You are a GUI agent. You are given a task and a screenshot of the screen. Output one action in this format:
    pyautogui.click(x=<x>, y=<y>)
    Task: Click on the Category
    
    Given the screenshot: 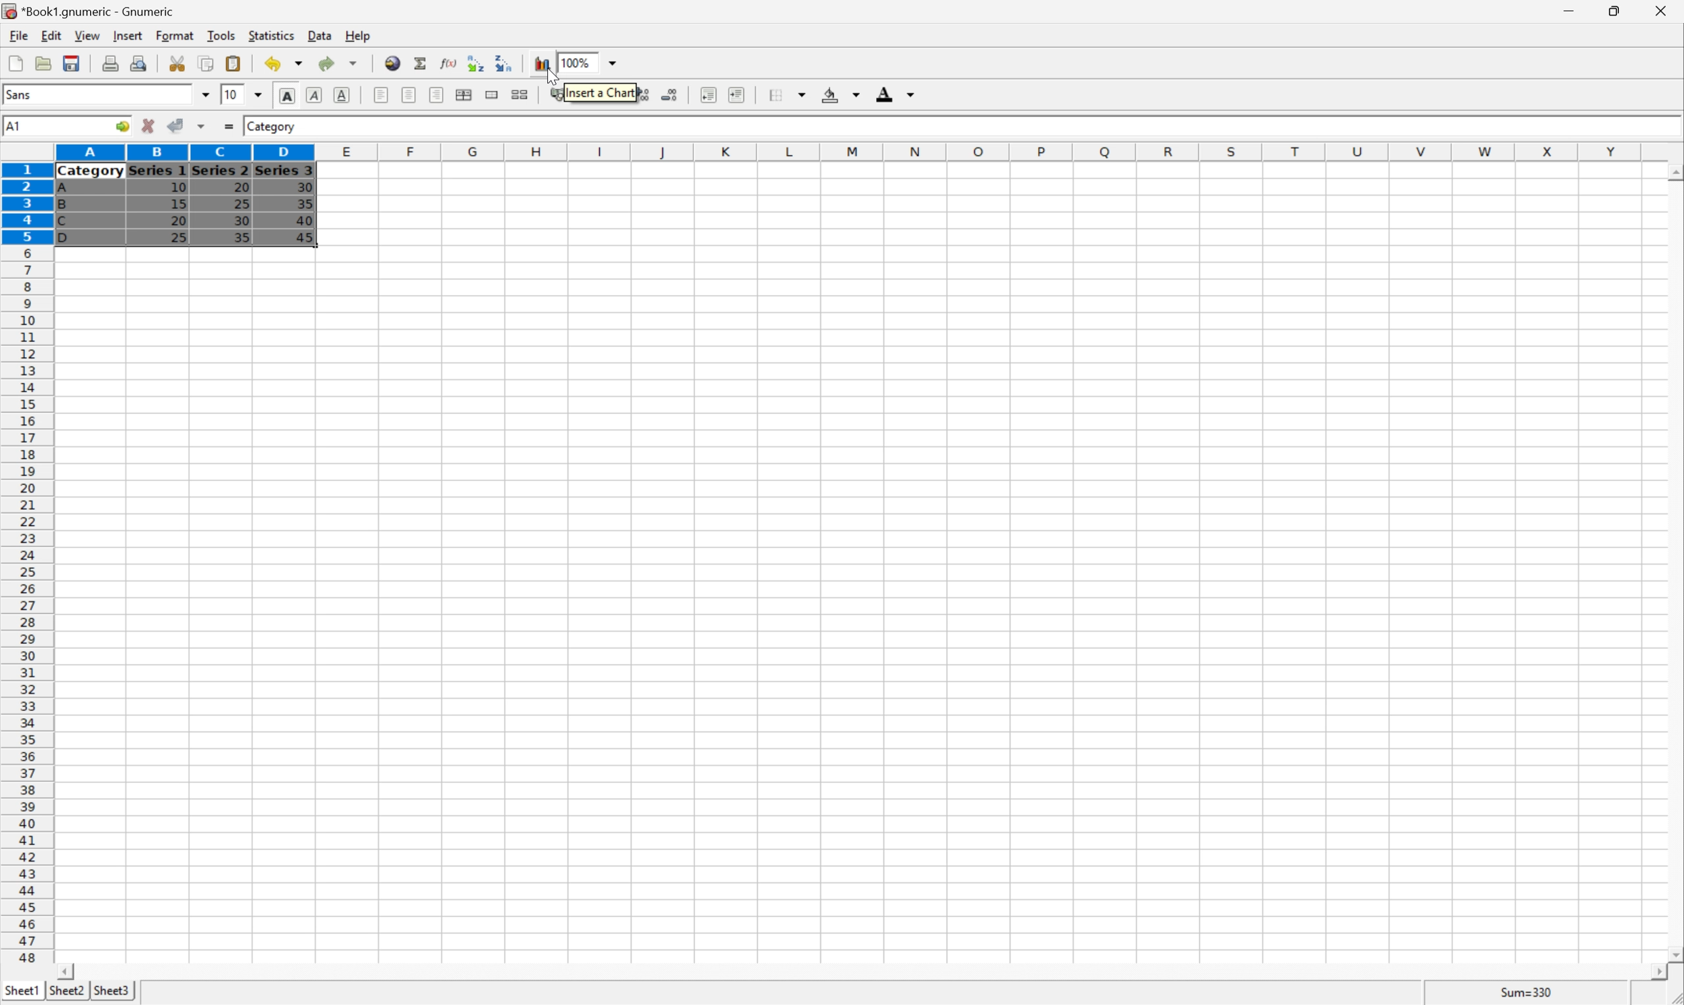 What is the action you would take?
    pyautogui.click(x=273, y=127)
    